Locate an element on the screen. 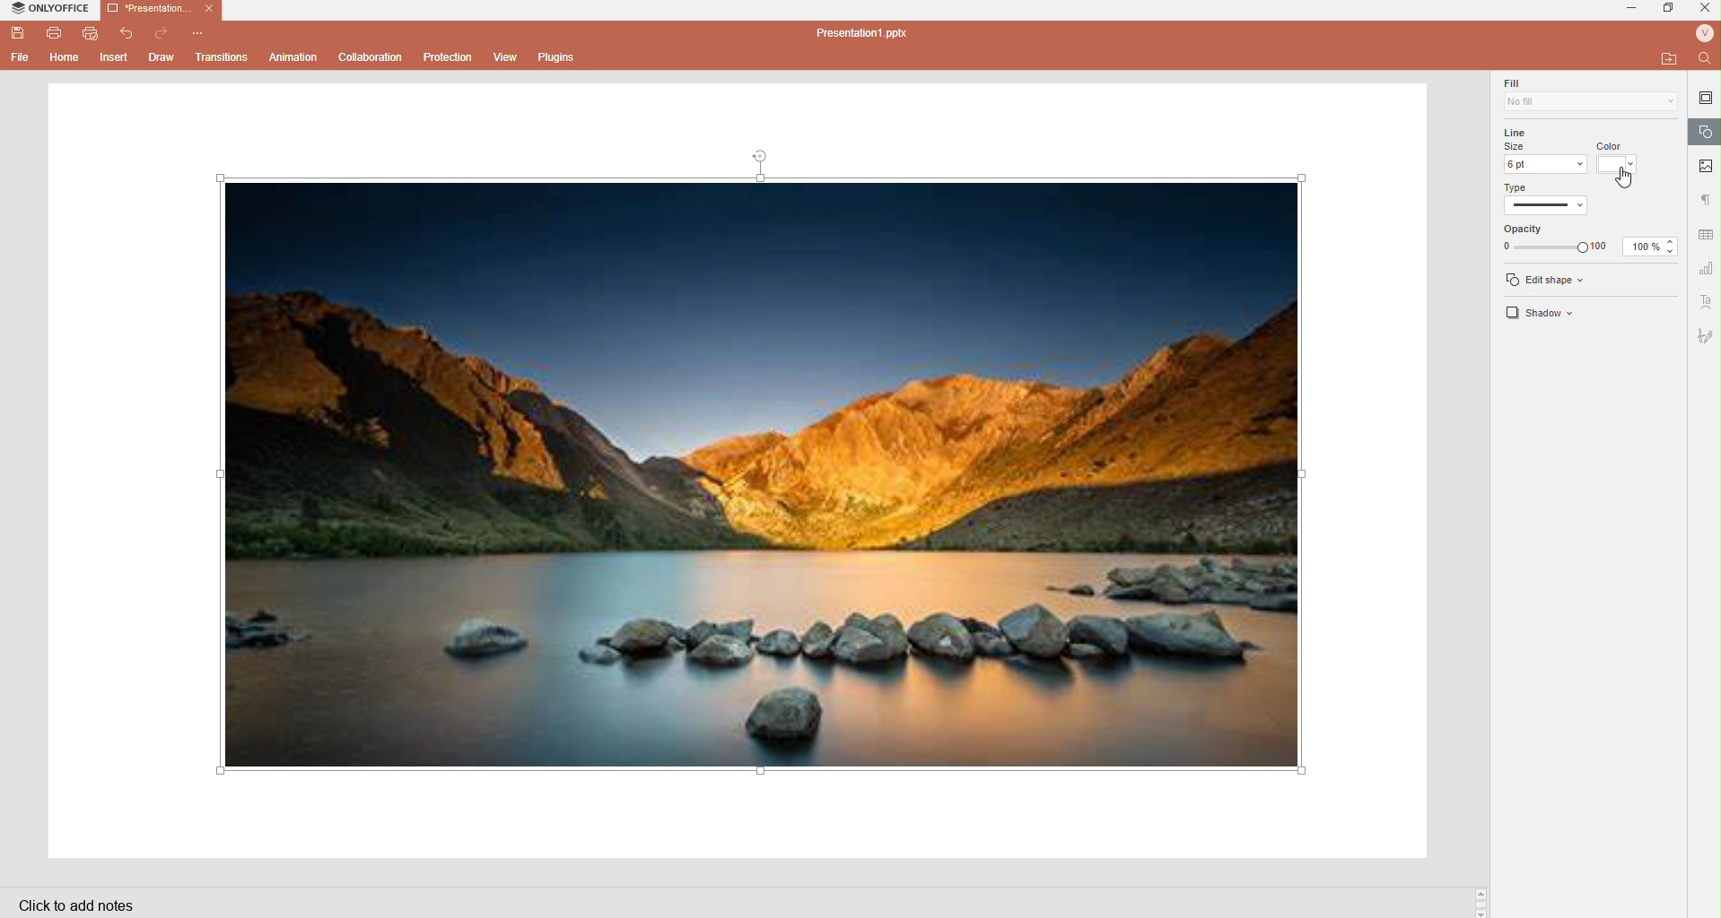 This screenshot has width=1721, height=918. Fill is located at coordinates (1587, 94).